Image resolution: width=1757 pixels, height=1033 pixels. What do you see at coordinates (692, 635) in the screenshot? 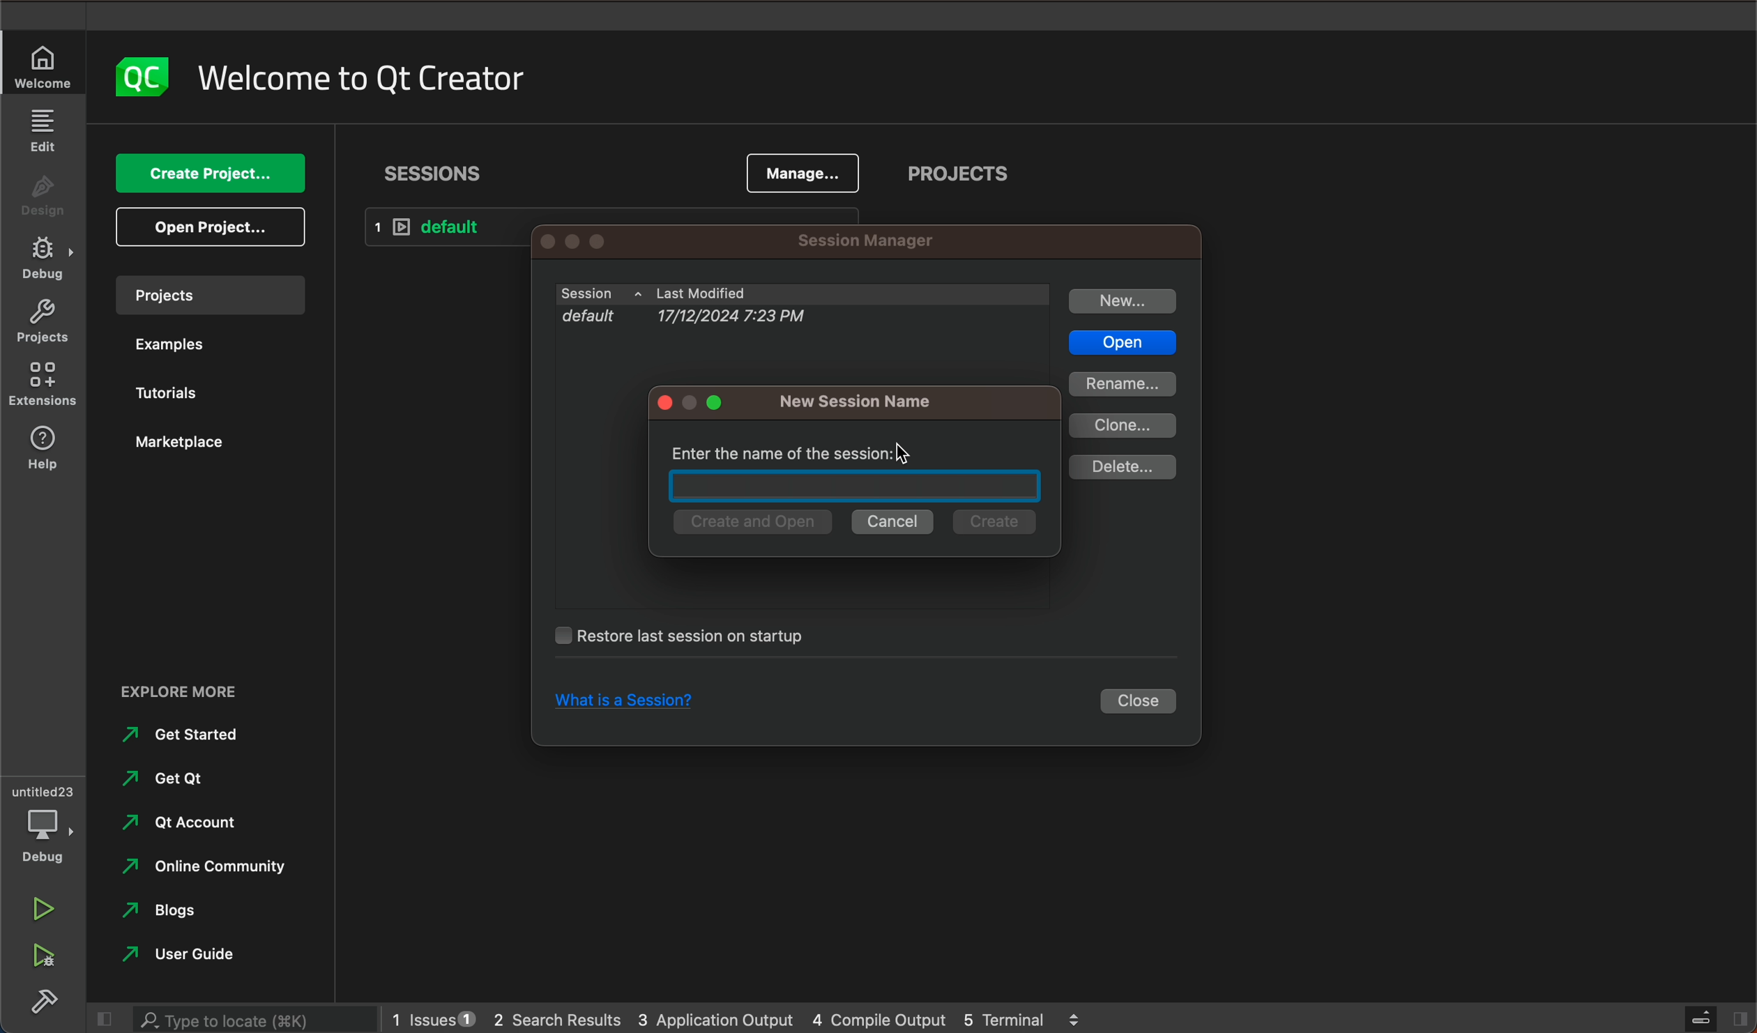
I see `restore last session on startup` at bounding box center [692, 635].